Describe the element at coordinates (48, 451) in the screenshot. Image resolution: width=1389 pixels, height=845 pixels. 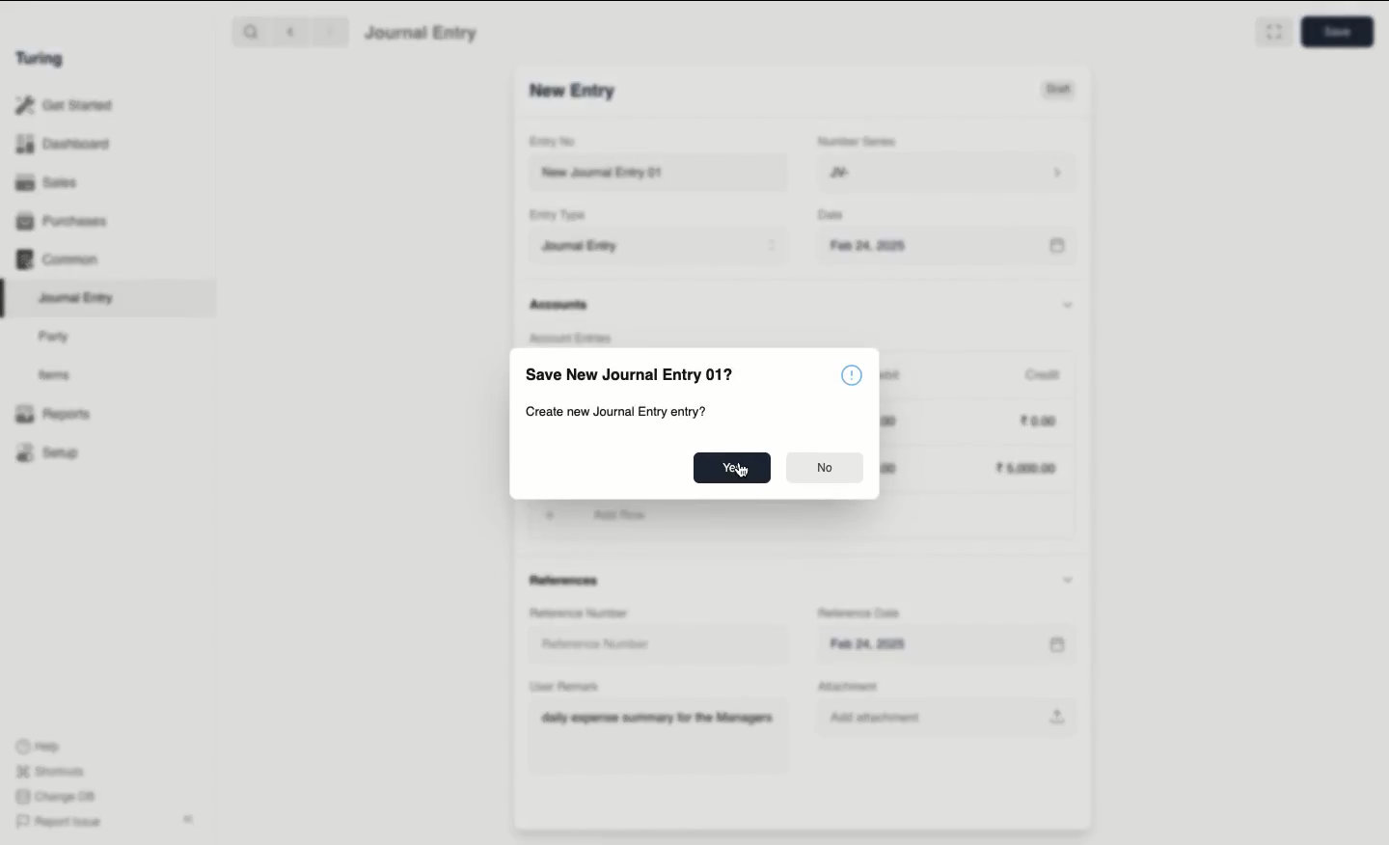
I see `Setup` at that location.